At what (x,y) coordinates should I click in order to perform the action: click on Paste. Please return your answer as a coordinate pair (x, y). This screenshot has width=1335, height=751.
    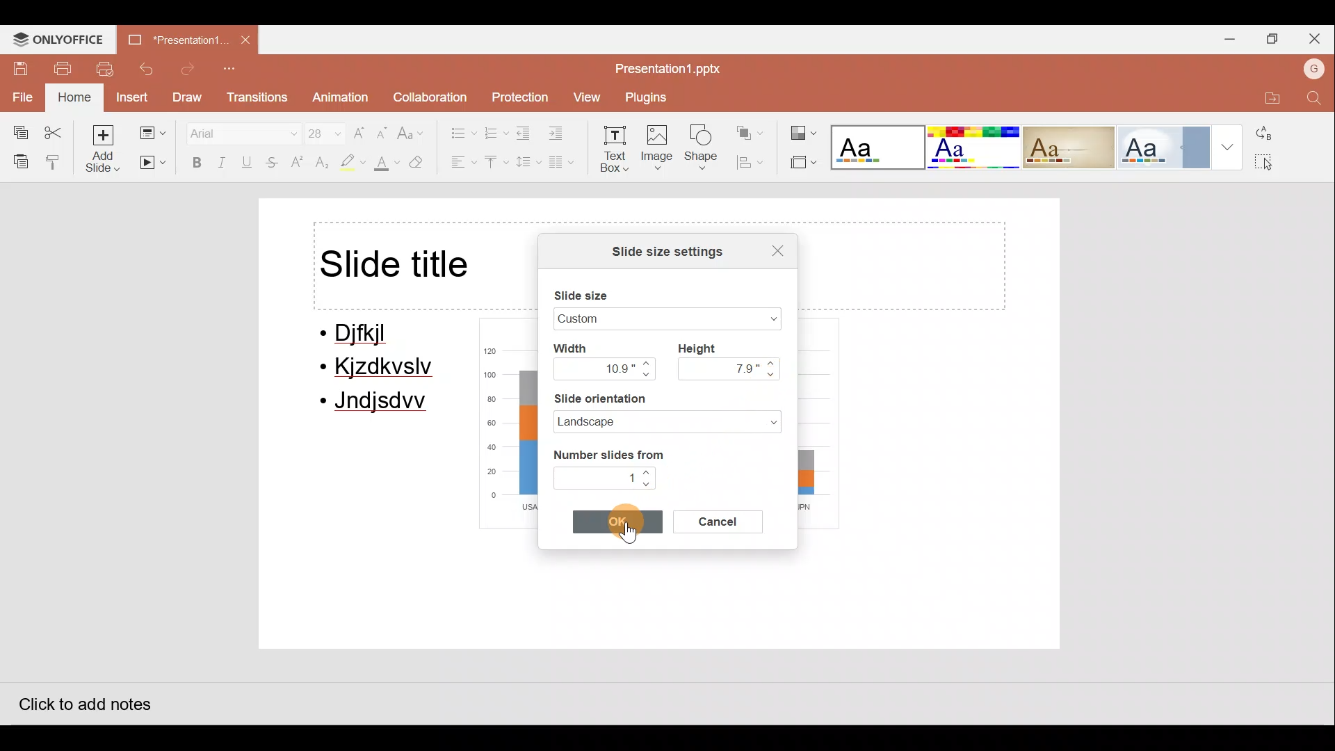
    Looking at the image, I should click on (17, 161).